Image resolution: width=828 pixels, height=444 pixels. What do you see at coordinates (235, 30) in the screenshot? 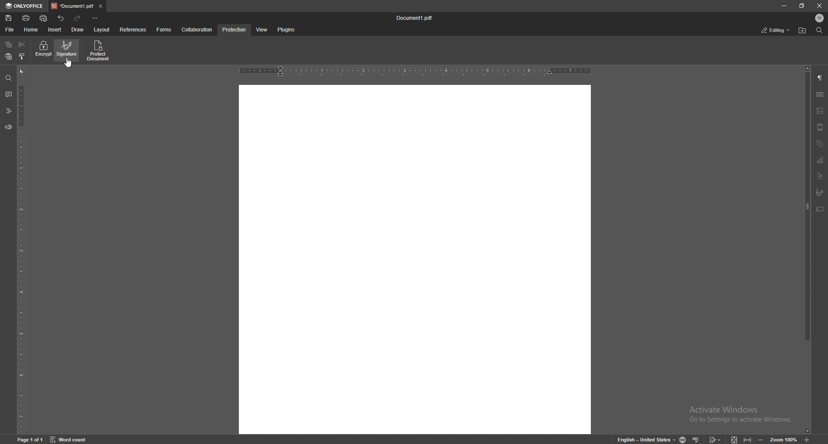
I see `protection` at bounding box center [235, 30].